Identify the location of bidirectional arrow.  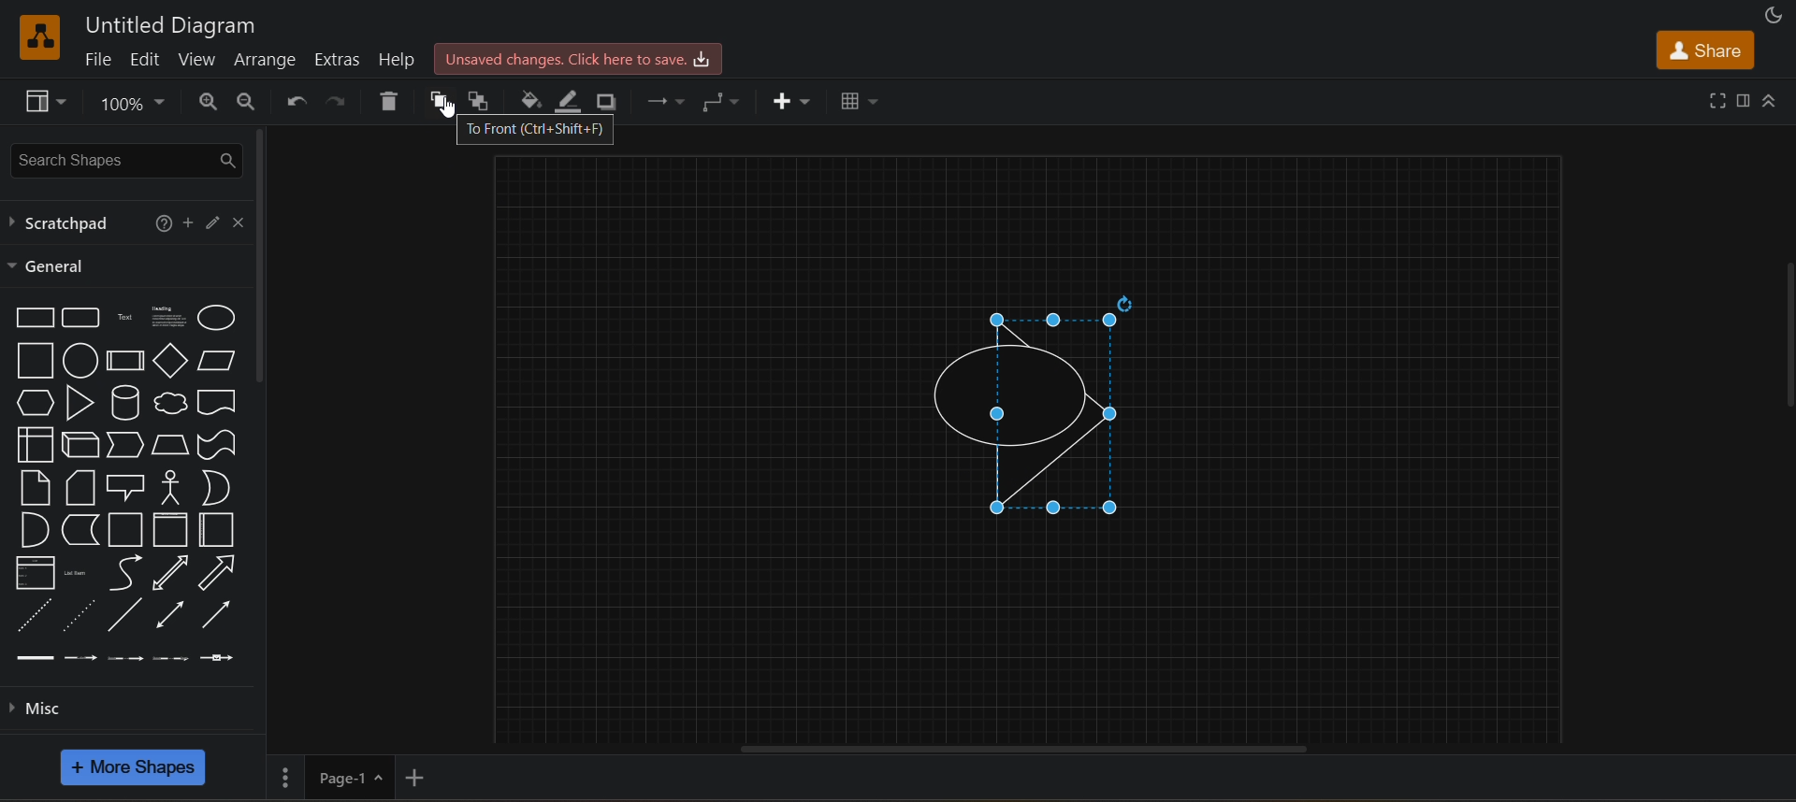
(167, 573).